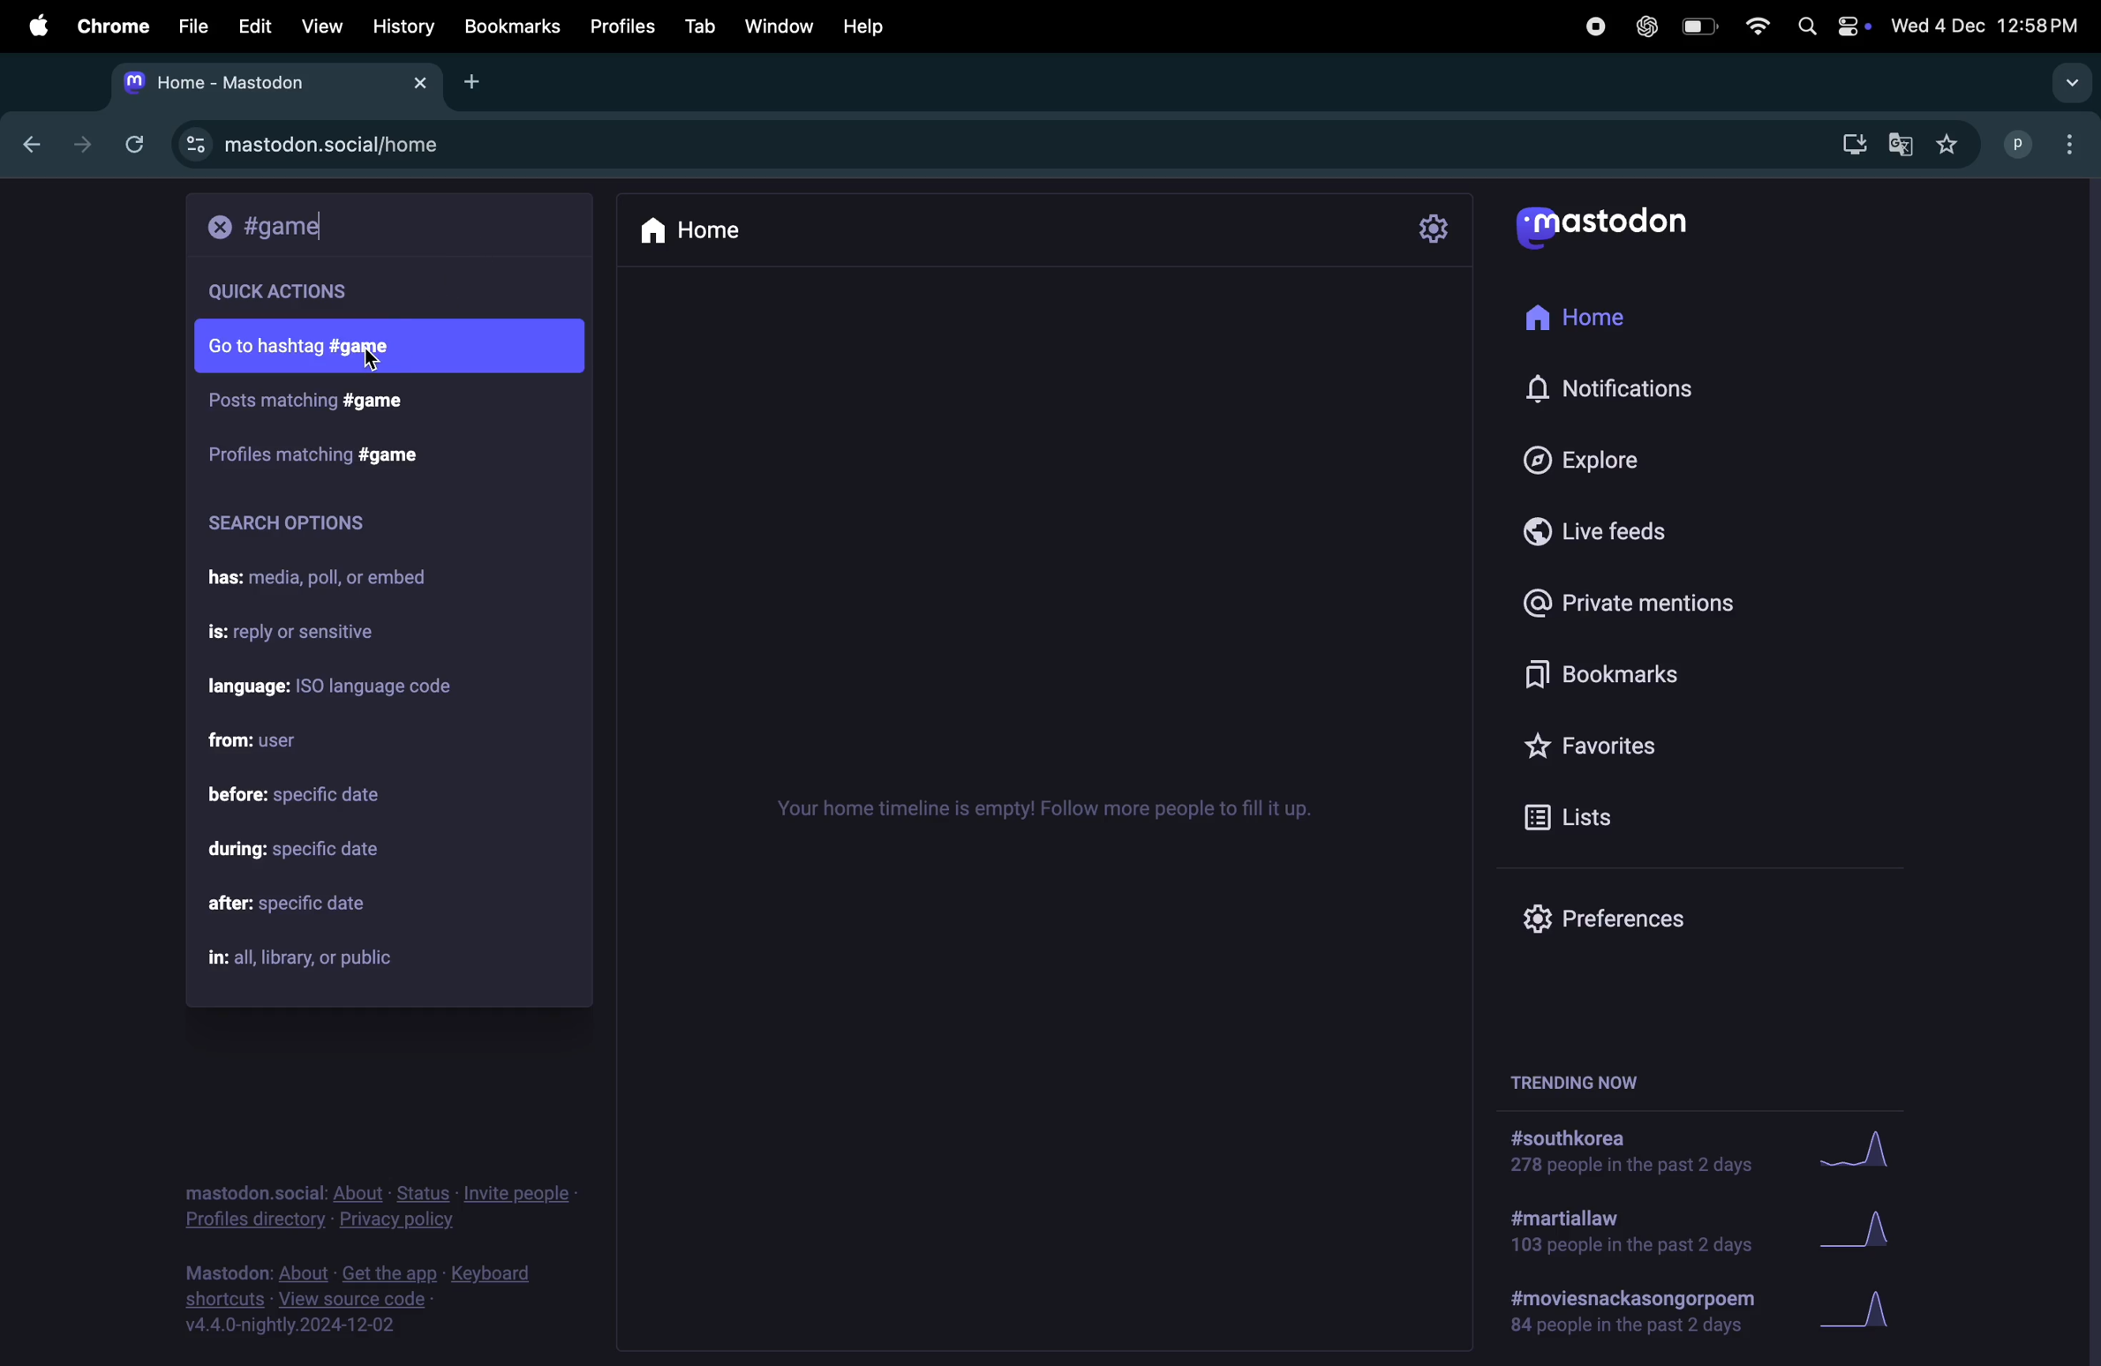 The width and height of the screenshot is (2101, 1366). Describe the element at coordinates (28, 146) in the screenshot. I see `go back` at that location.